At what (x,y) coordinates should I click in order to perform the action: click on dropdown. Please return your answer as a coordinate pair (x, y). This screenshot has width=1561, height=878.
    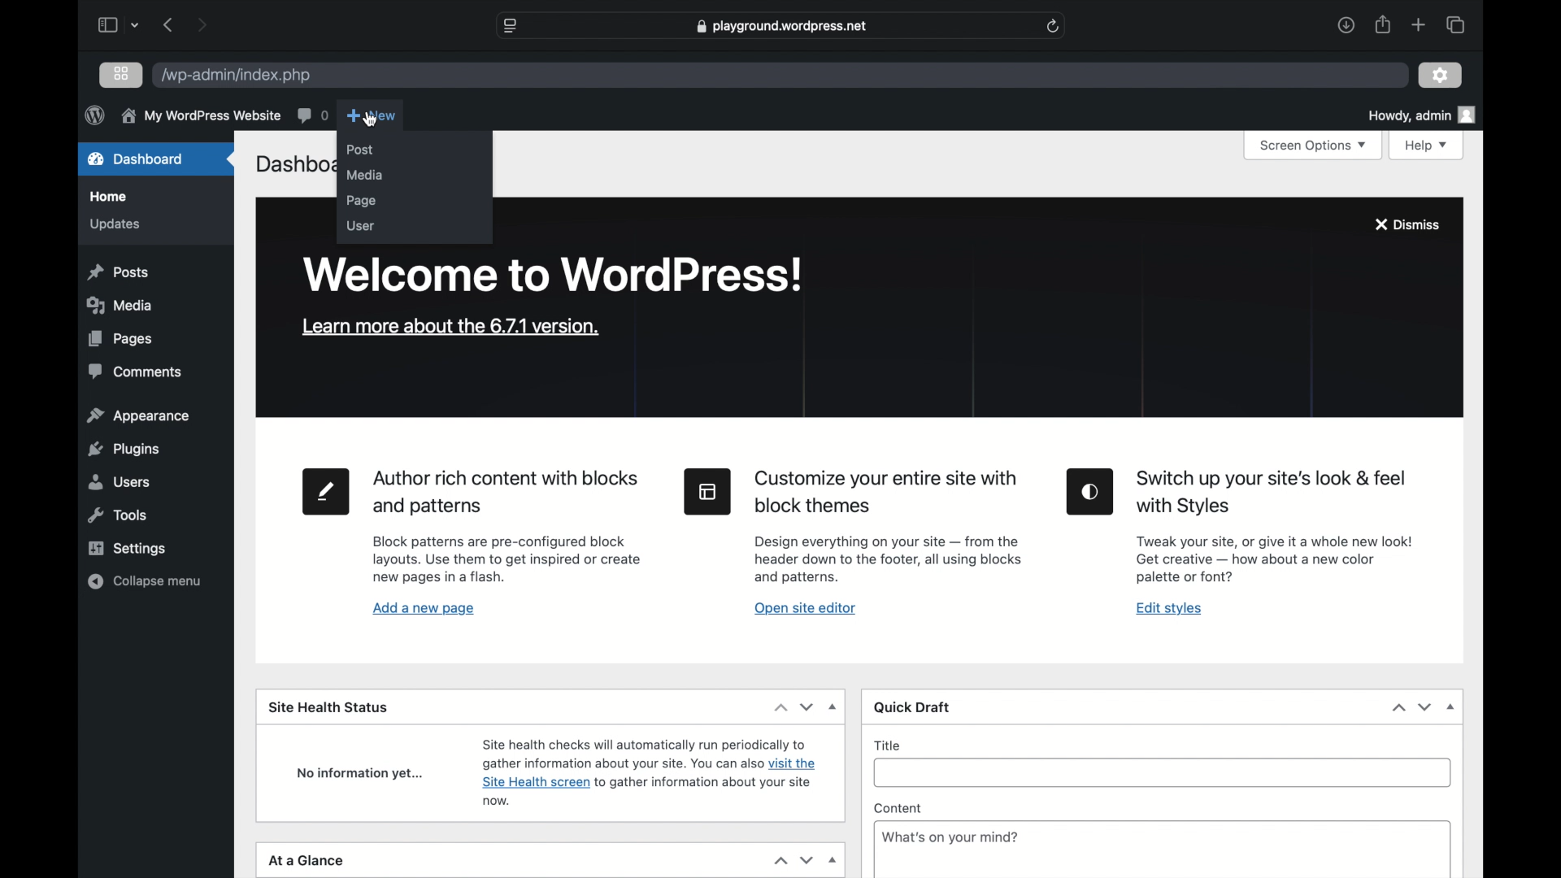
    Looking at the image, I should click on (834, 707).